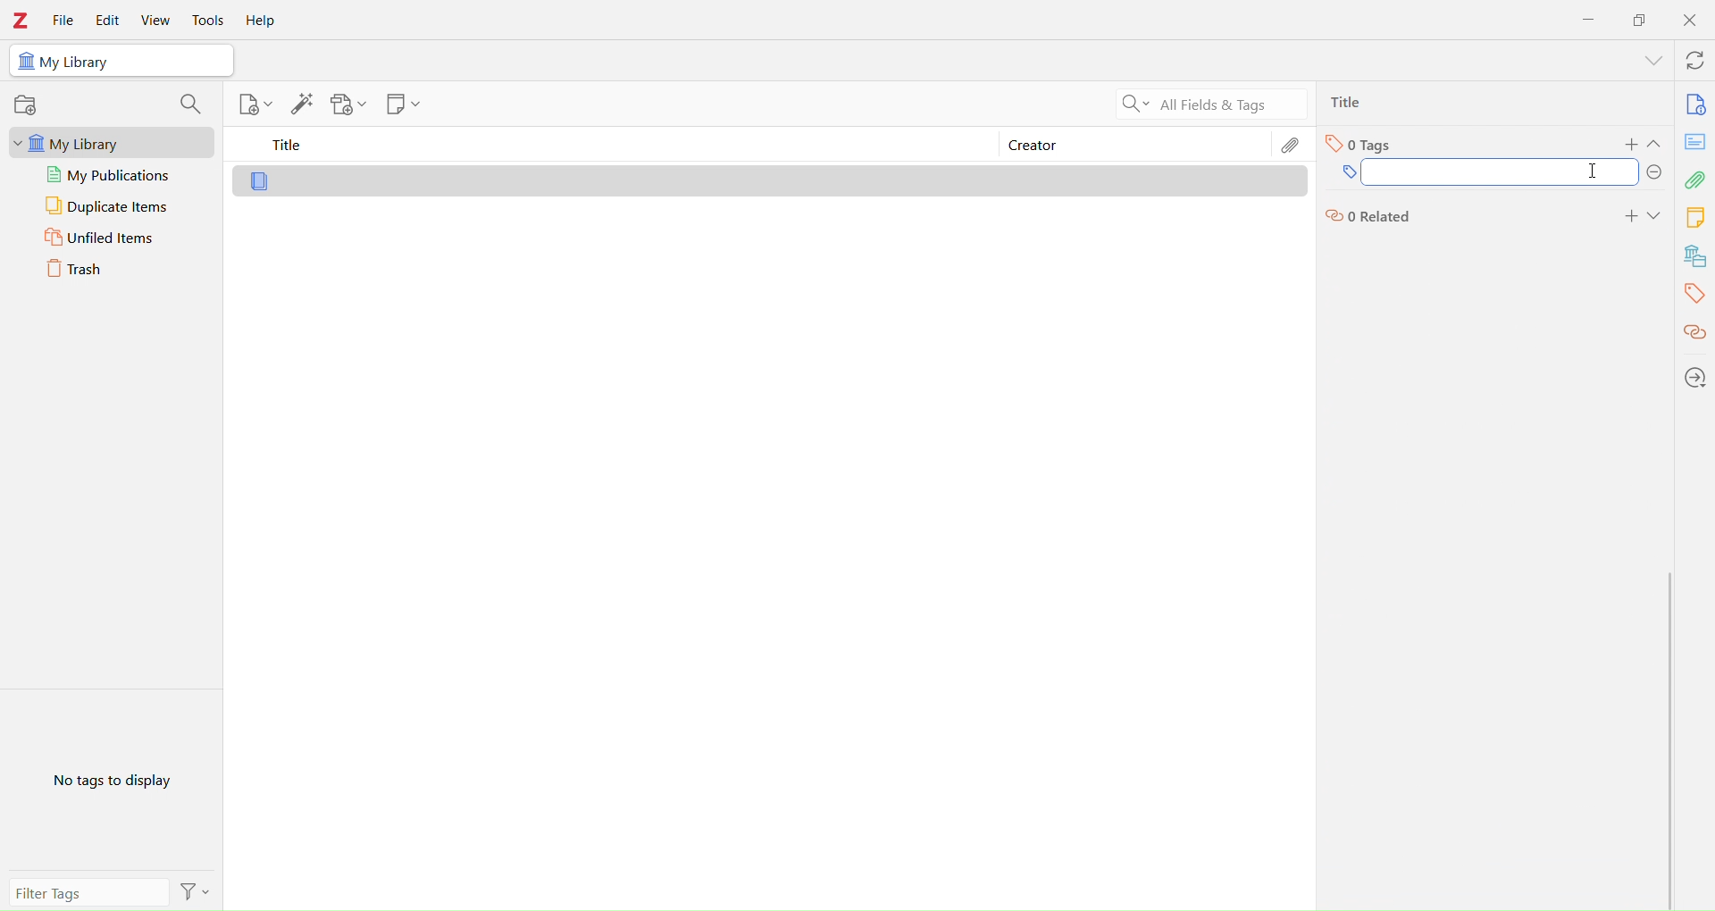 The width and height of the screenshot is (1715, 911). Describe the element at coordinates (1594, 20) in the screenshot. I see `` at that location.